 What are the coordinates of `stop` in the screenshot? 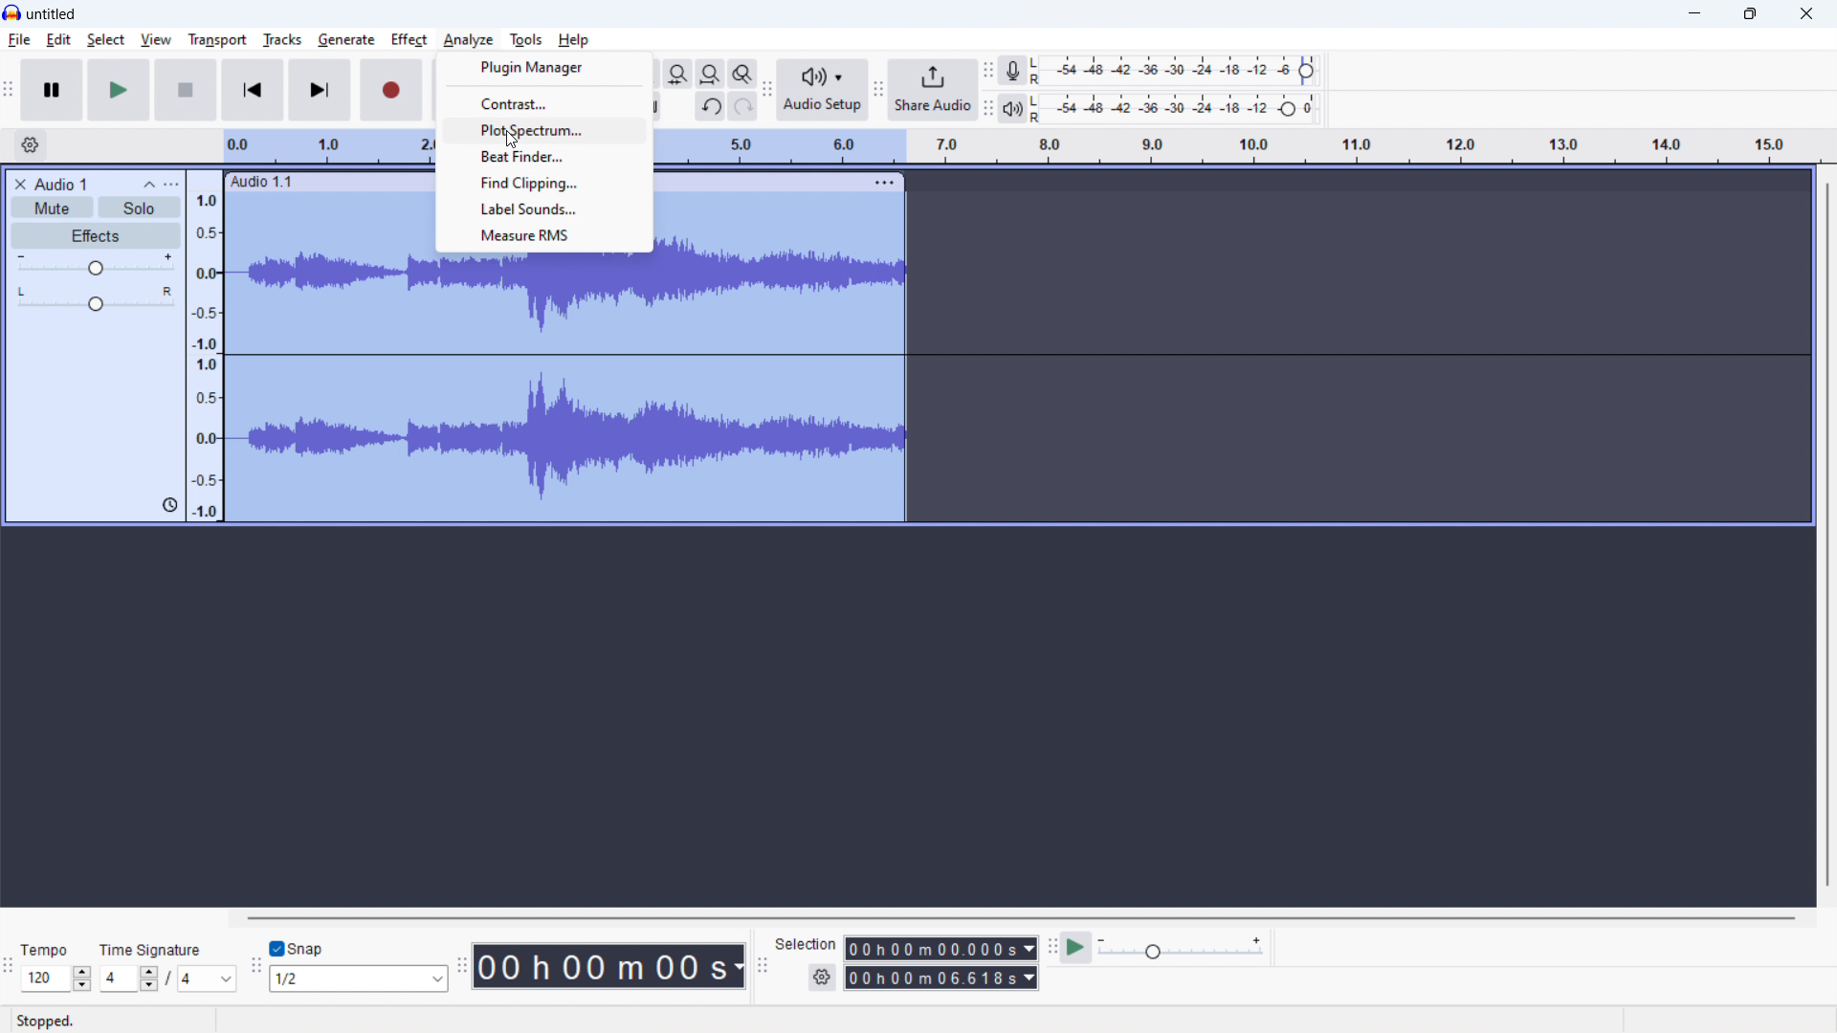 It's located at (186, 90).